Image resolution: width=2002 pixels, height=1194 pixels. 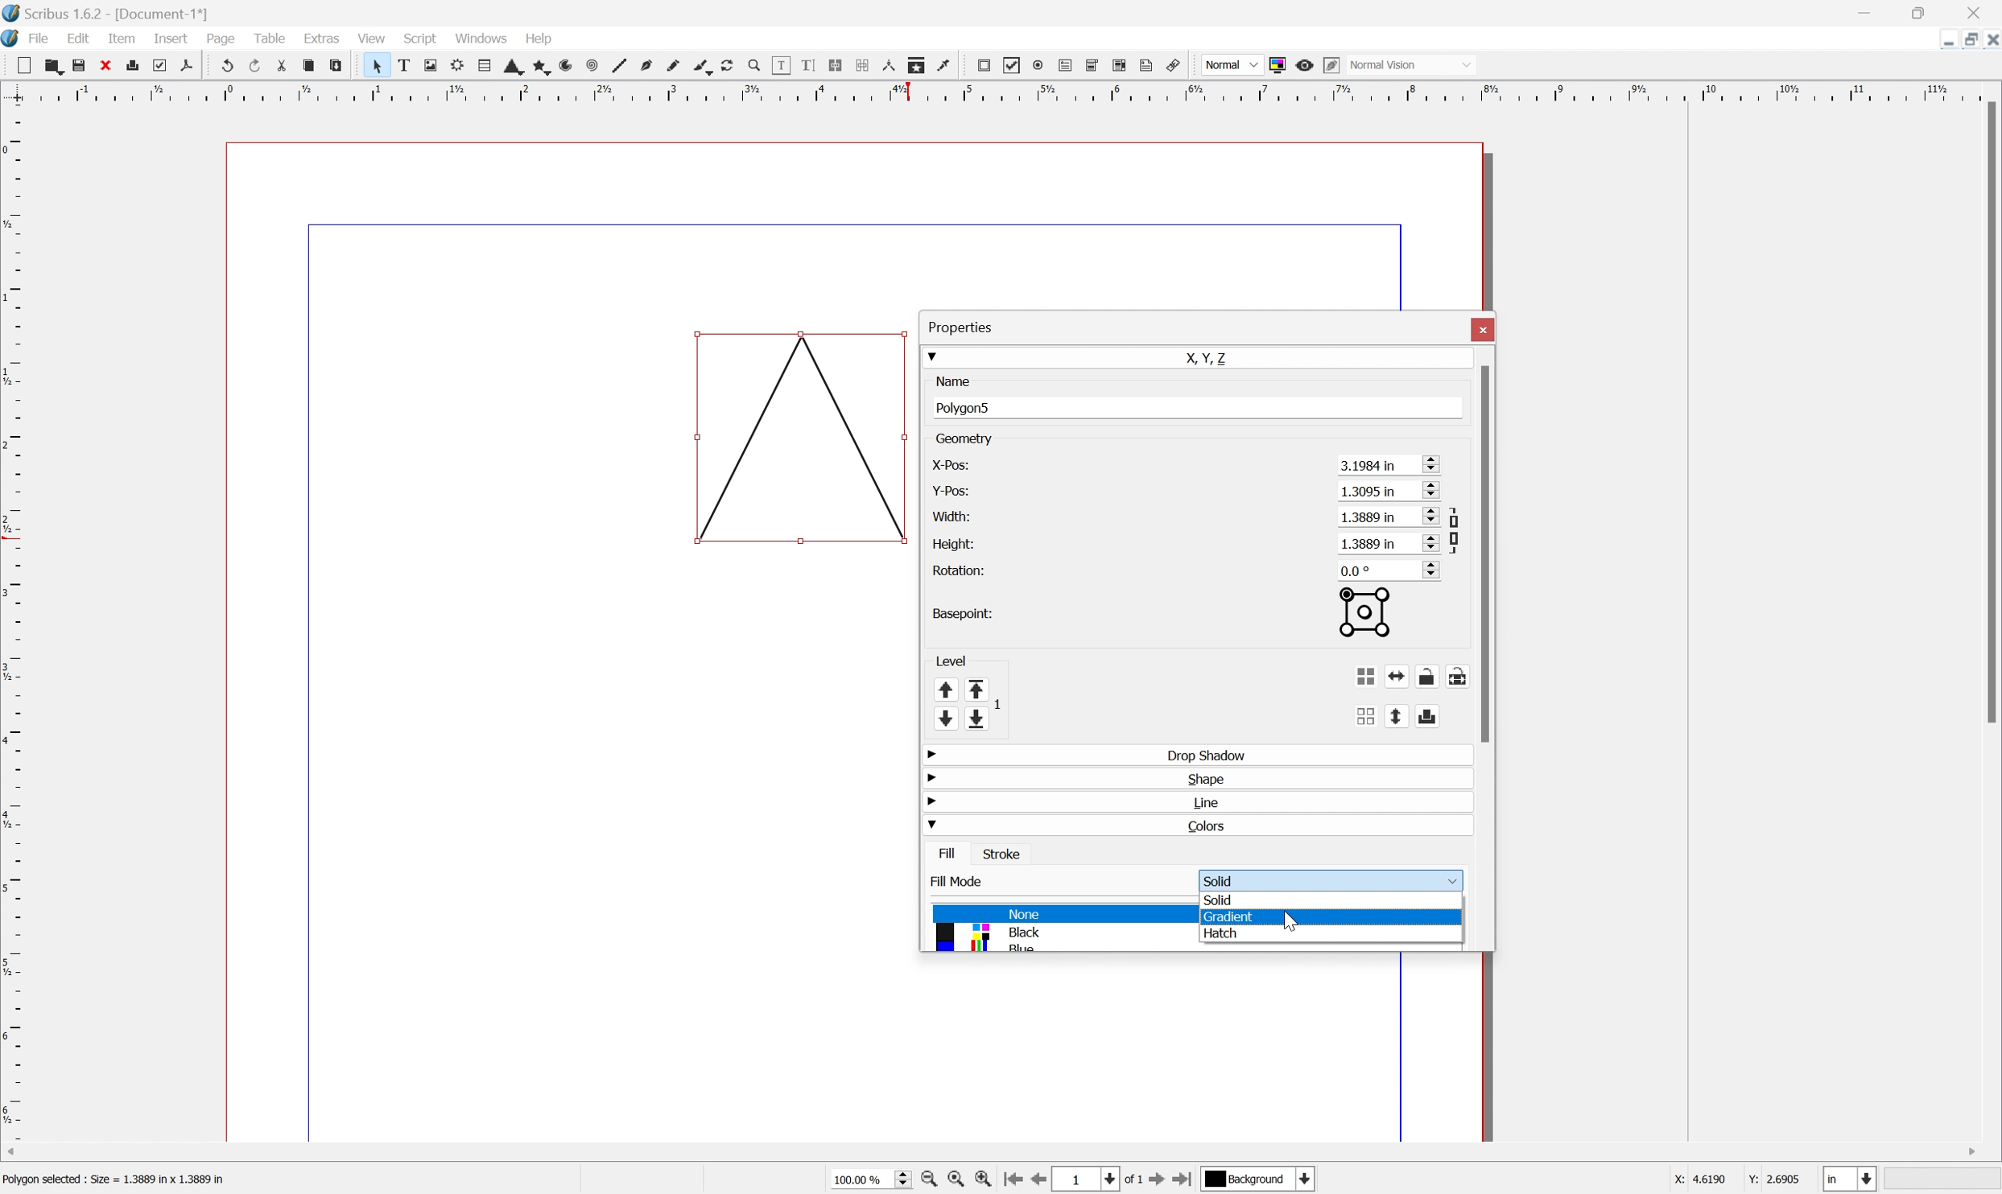 What do you see at coordinates (1483, 328) in the screenshot?
I see `Close` at bounding box center [1483, 328].